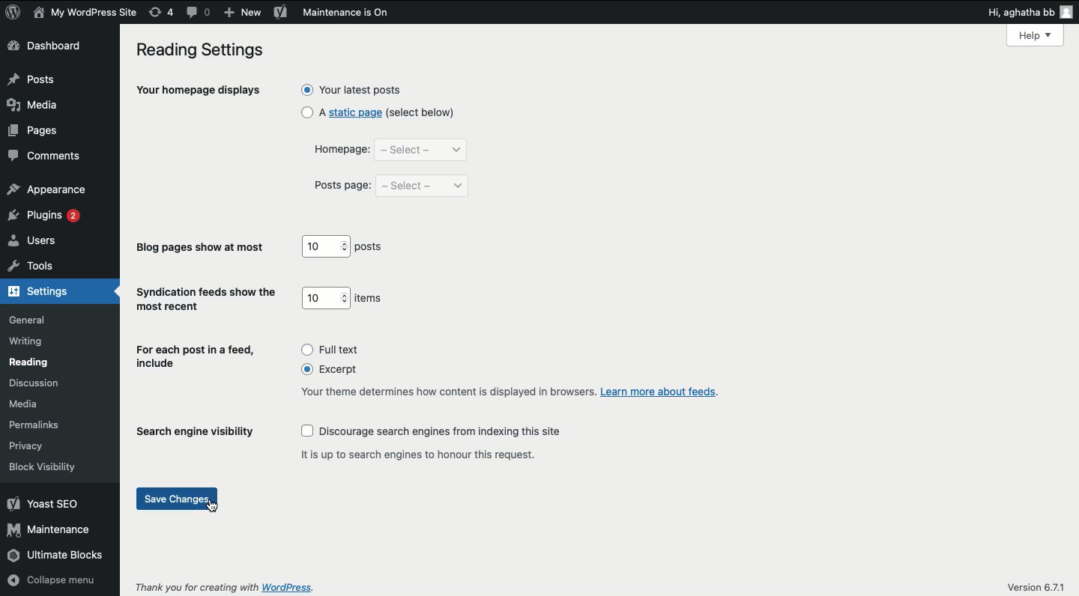  I want to click on discussion, so click(32, 383).